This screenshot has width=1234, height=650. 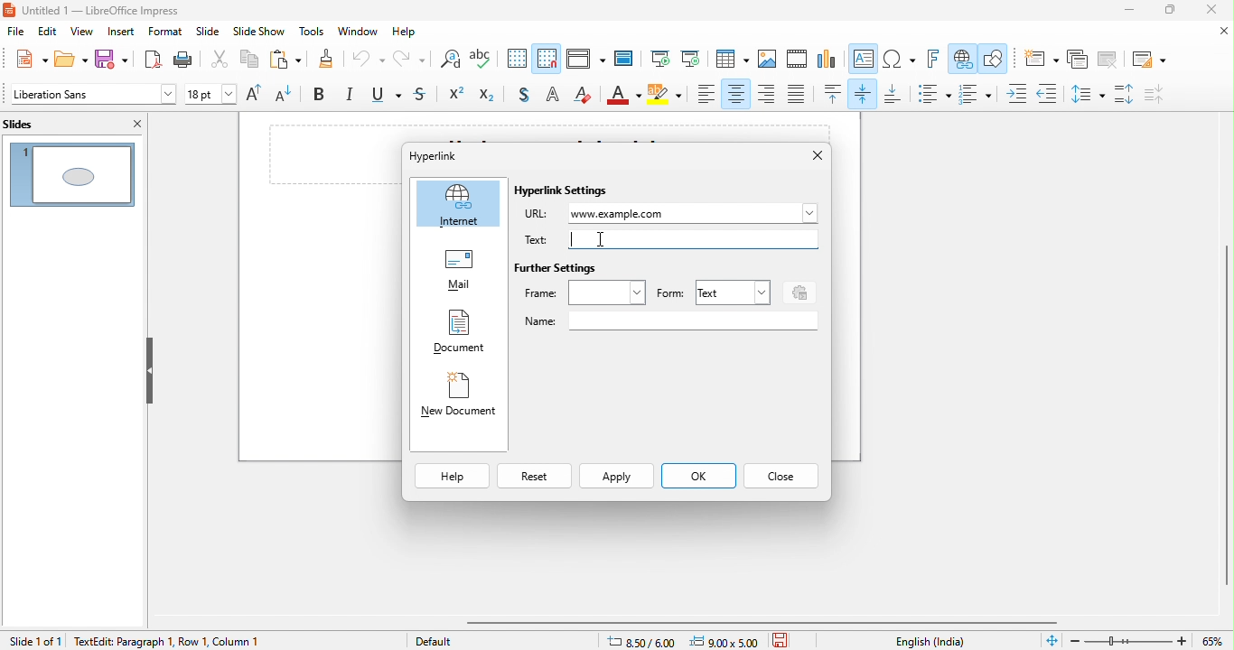 I want to click on image, so click(x=768, y=60).